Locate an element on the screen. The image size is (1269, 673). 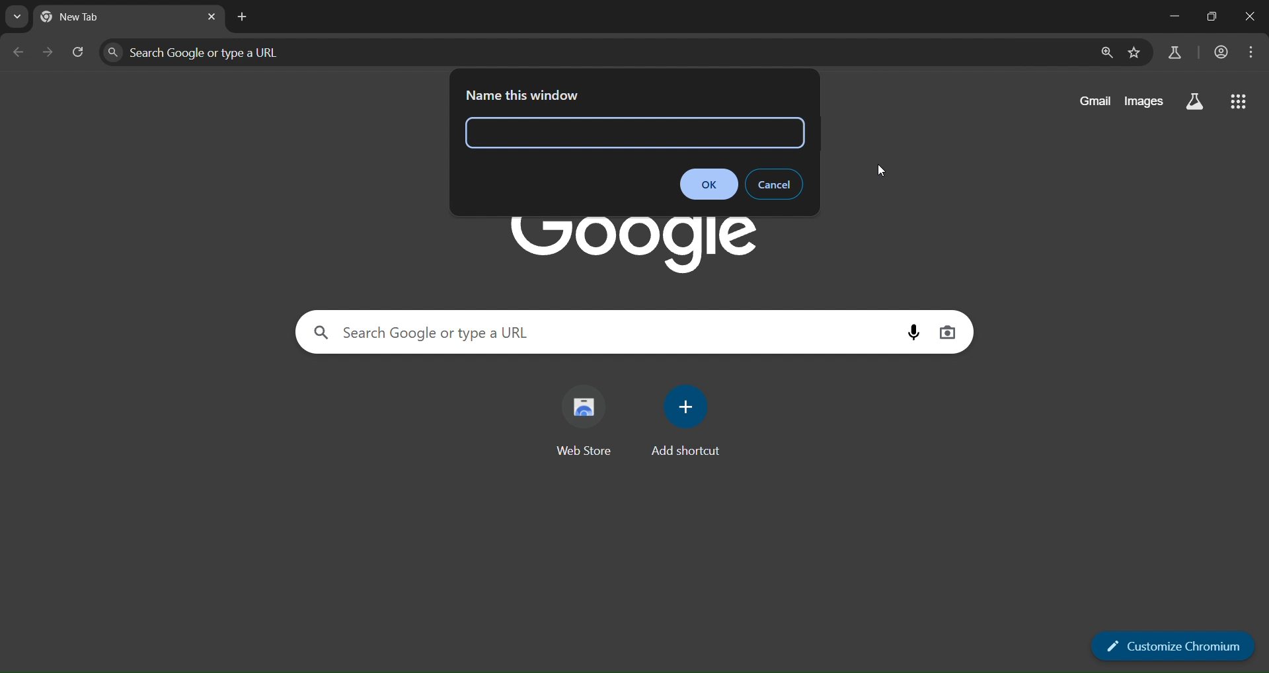
cancel is located at coordinates (775, 184).